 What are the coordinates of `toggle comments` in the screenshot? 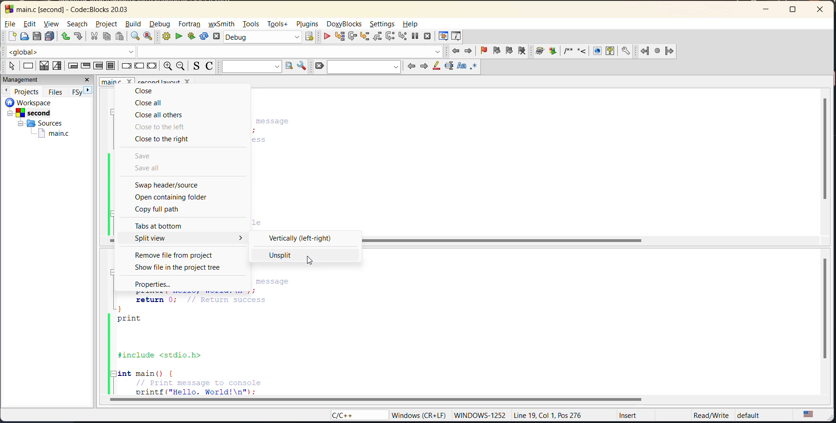 It's located at (209, 65).